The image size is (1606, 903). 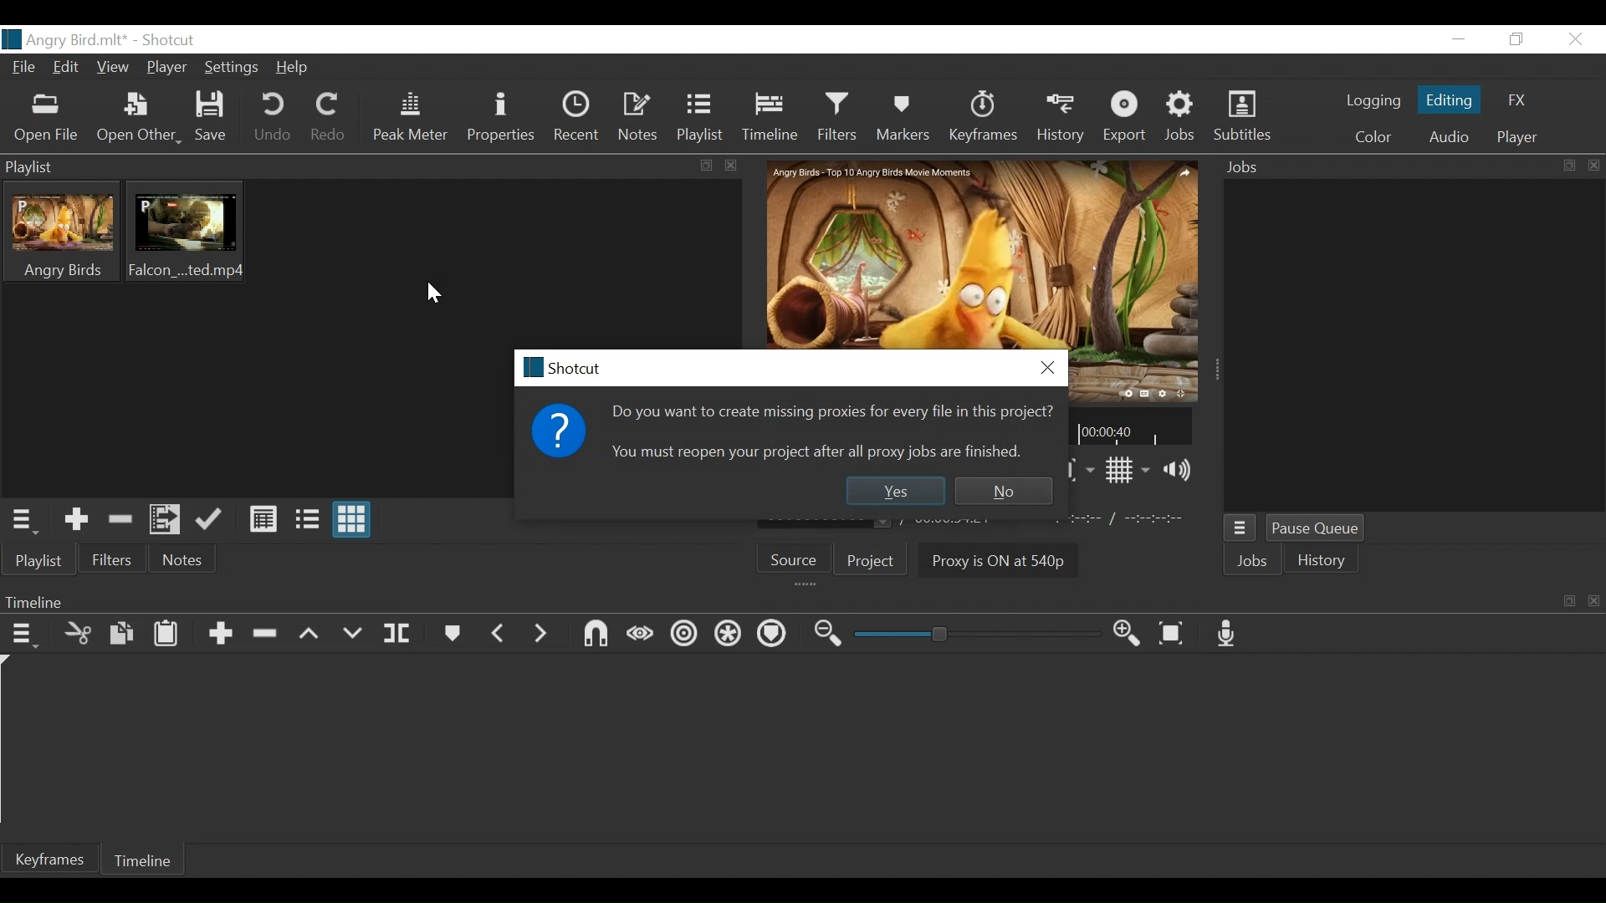 I want to click on Notes, so click(x=184, y=559).